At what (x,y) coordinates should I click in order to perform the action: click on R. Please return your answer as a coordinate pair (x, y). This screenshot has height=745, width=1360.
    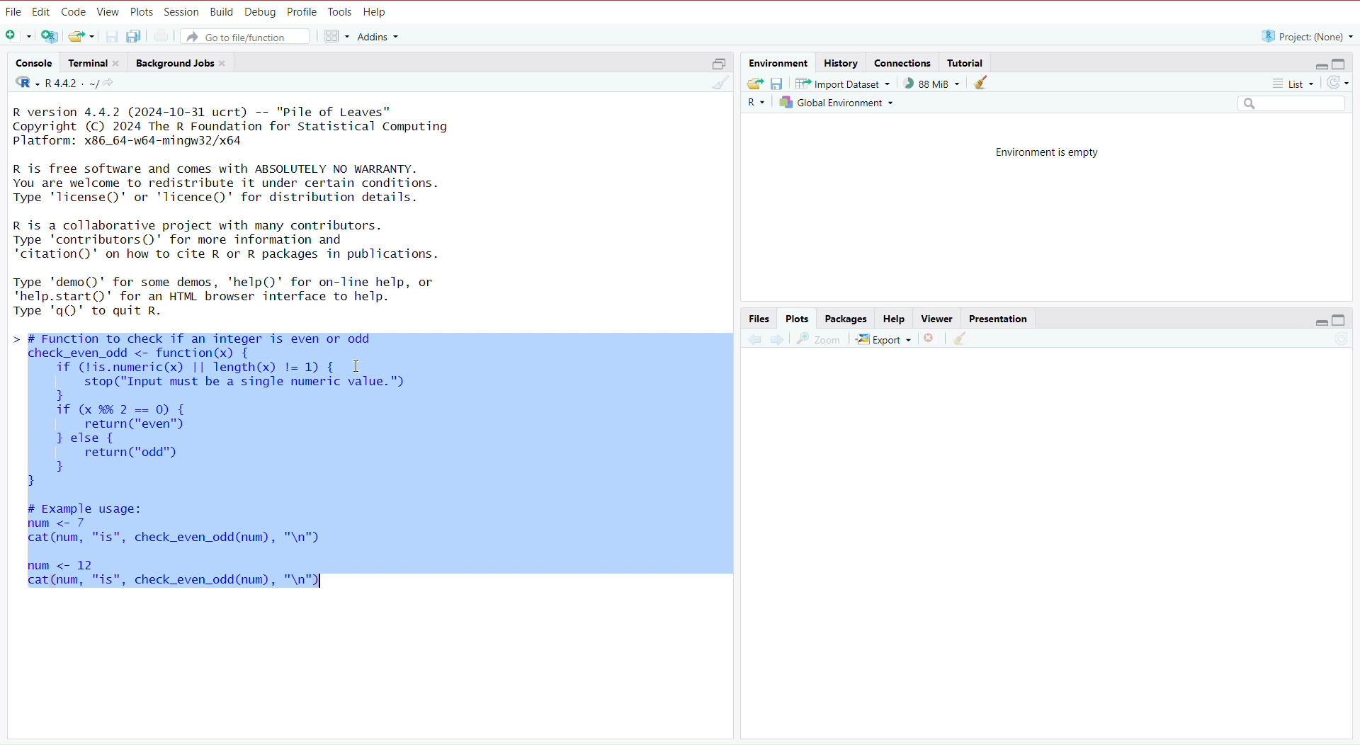
    Looking at the image, I should click on (754, 105).